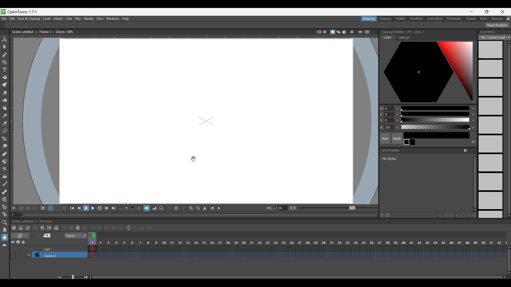 The width and height of the screenshot is (511, 287). What do you see at coordinates (114, 208) in the screenshot?
I see `Last frame` at bounding box center [114, 208].